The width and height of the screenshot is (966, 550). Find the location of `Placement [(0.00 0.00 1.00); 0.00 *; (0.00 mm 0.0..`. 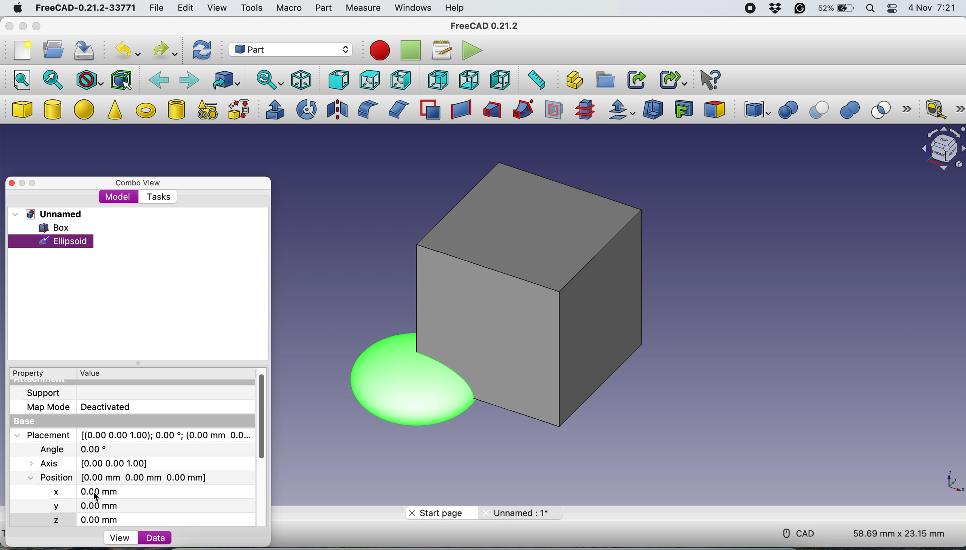

Placement [(0.00 0.00 1.00); 0.00 *; (0.00 mm 0.0.. is located at coordinates (130, 435).